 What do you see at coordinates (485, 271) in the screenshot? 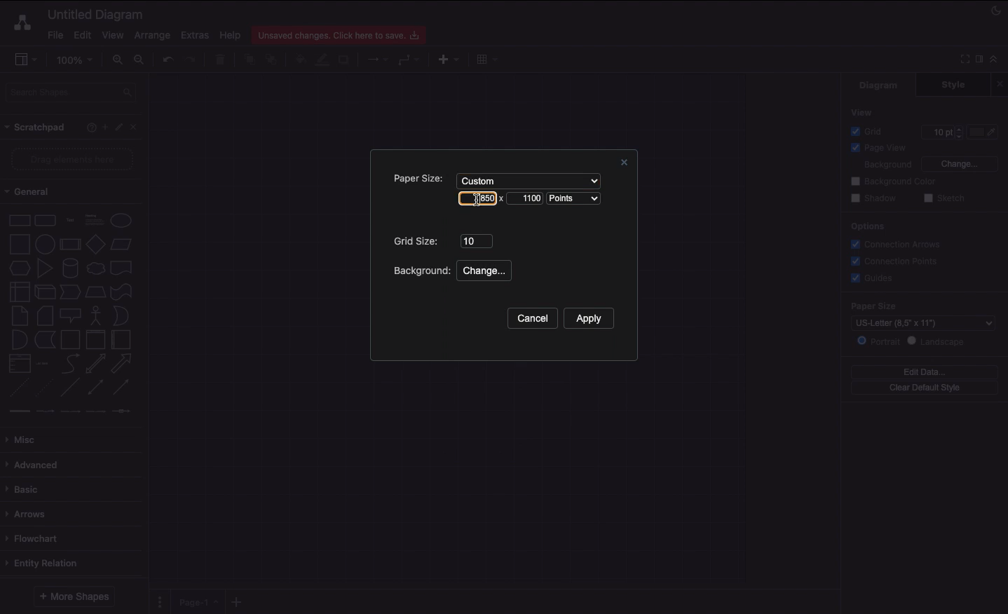
I see `Change...` at bounding box center [485, 271].